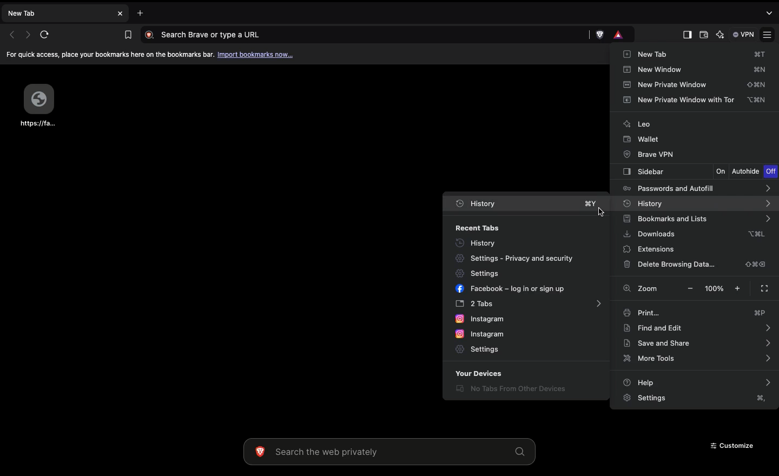 Image resolution: width=779 pixels, height=476 pixels. I want to click on Instagram, so click(482, 335).